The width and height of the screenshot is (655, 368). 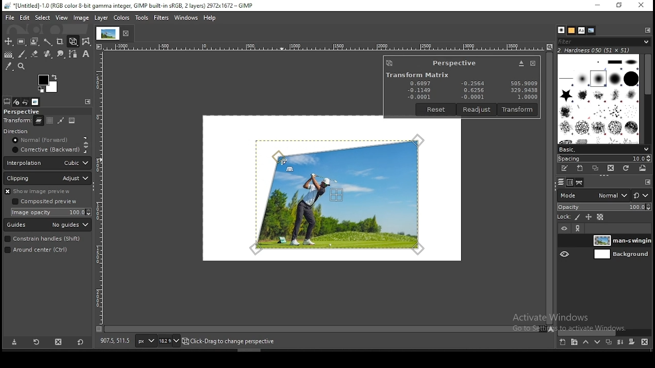 What do you see at coordinates (648, 30) in the screenshot?
I see `configure this tab` at bounding box center [648, 30].